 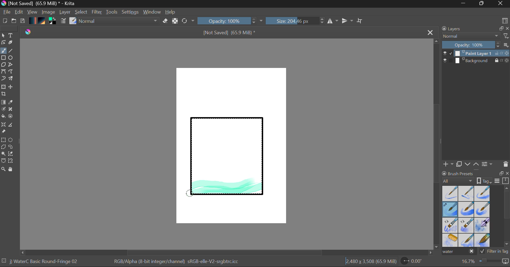 What do you see at coordinates (130, 12) in the screenshot?
I see `Settings` at bounding box center [130, 12].